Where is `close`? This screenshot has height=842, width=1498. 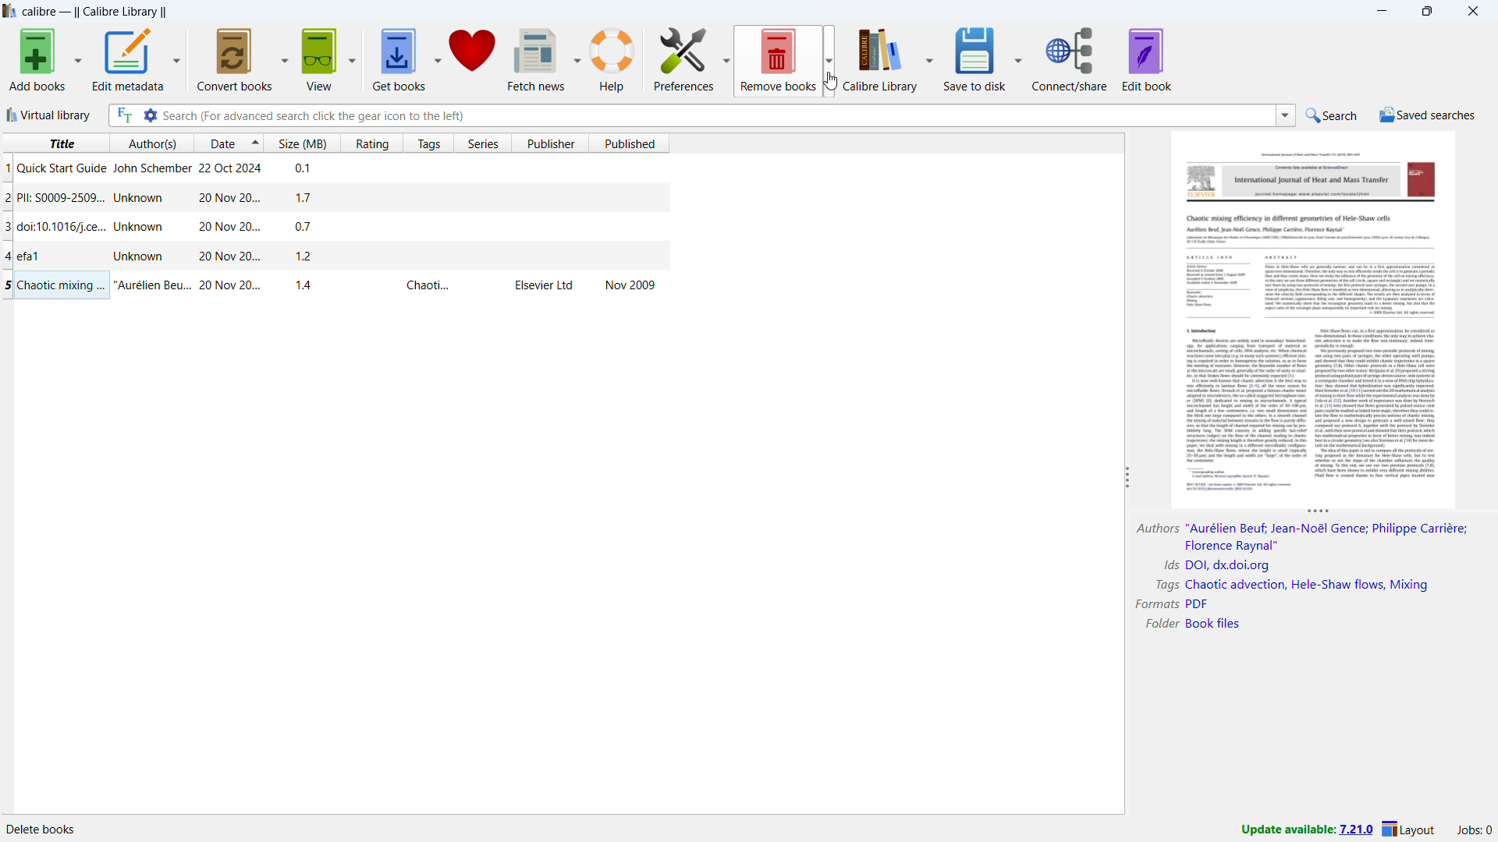
close is located at coordinates (1471, 11).